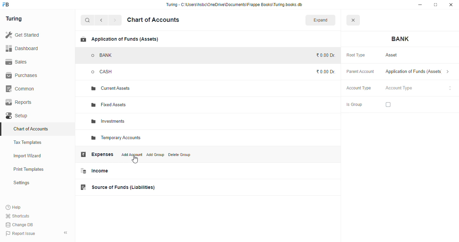 The width and height of the screenshot is (459, 242). Describe the element at coordinates (135, 160) in the screenshot. I see `cursor` at that location.